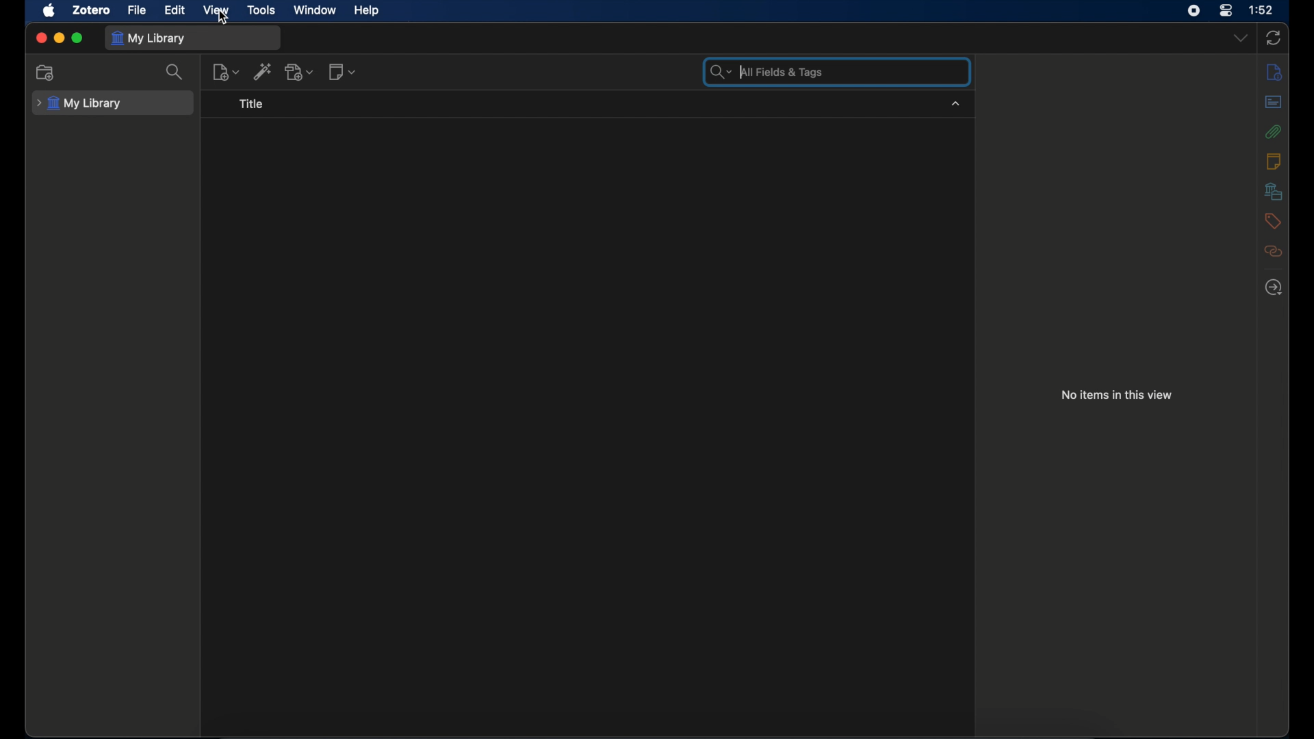  Describe the element at coordinates (93, 11) in the screenshot. I see `zotero` at that location.